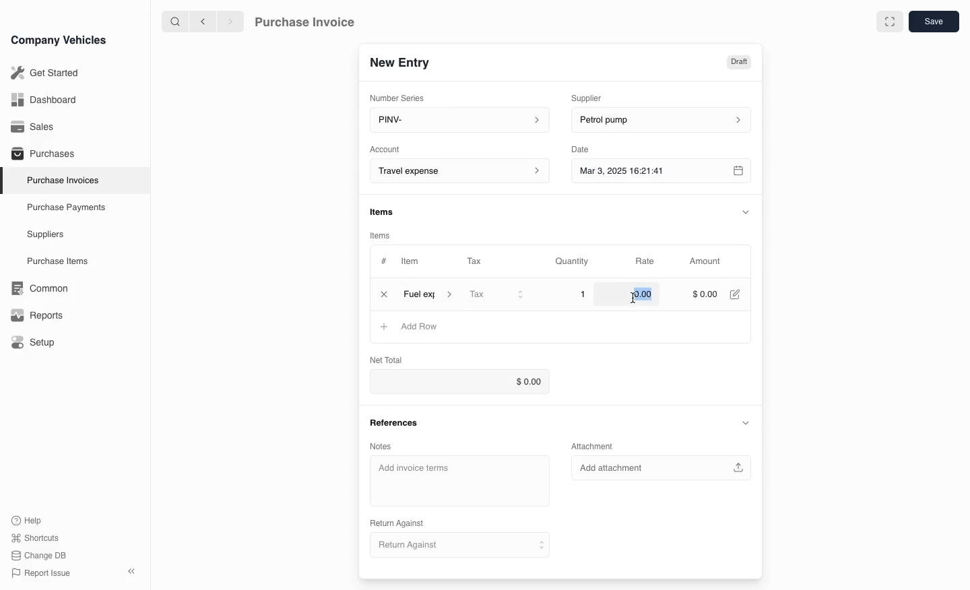 The height and width of the screenshot is (590, 970). I want to click on full screen, so click(889, 22).